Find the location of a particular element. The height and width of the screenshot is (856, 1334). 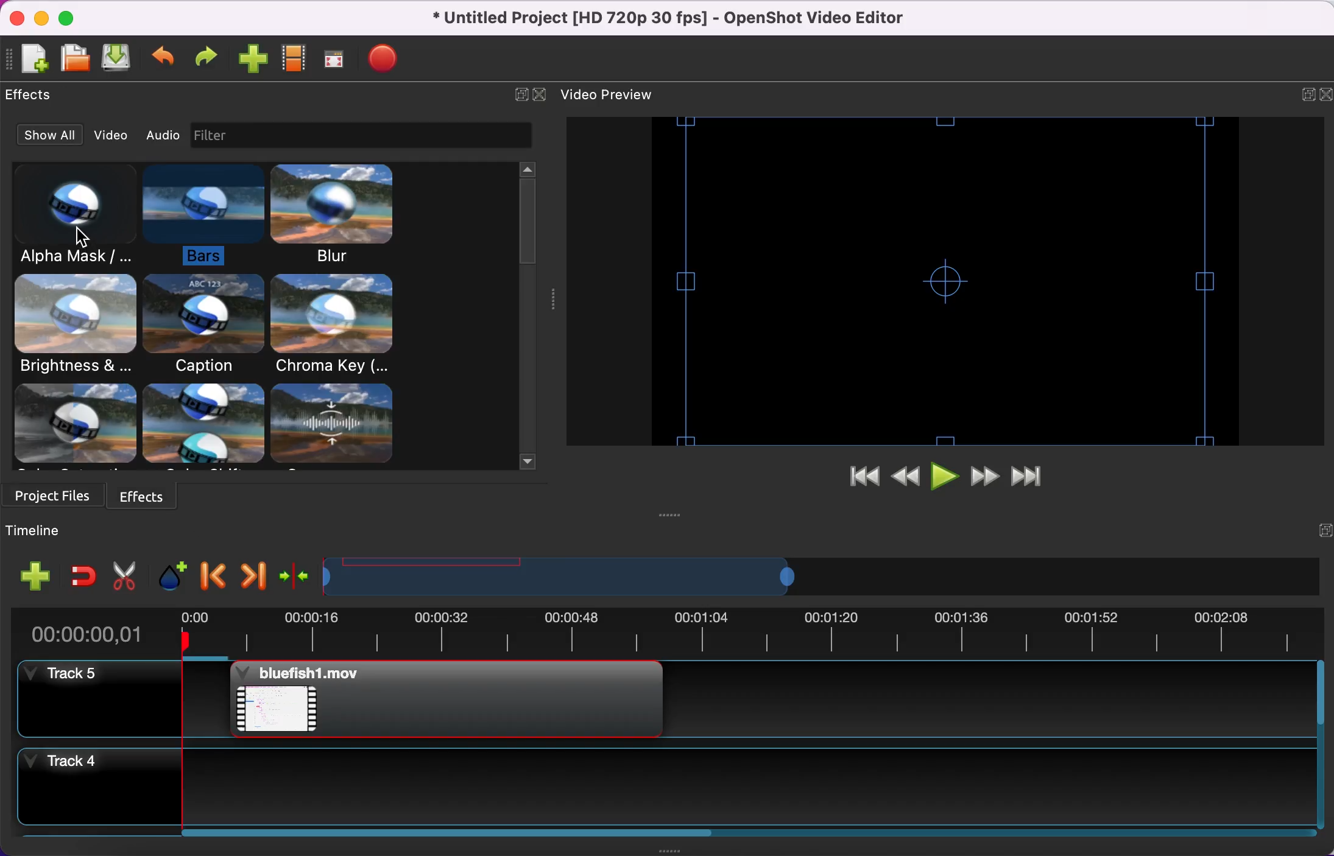

title is located at coordinates (681, 18).